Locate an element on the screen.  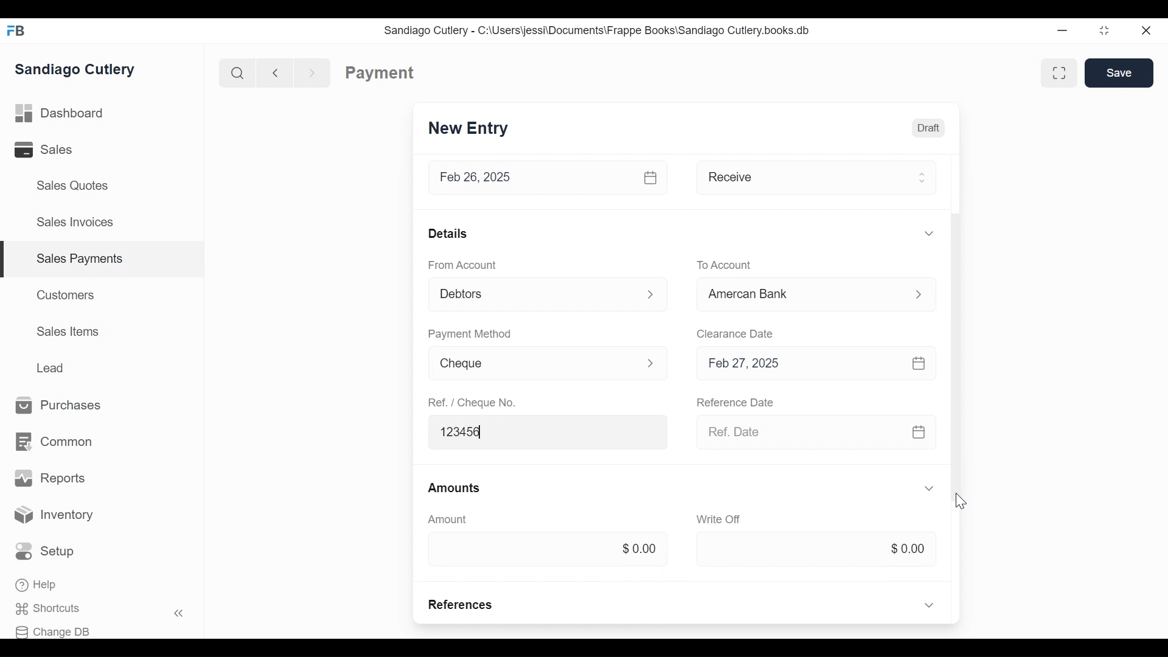
cursor is located at coordinates (961, 500).